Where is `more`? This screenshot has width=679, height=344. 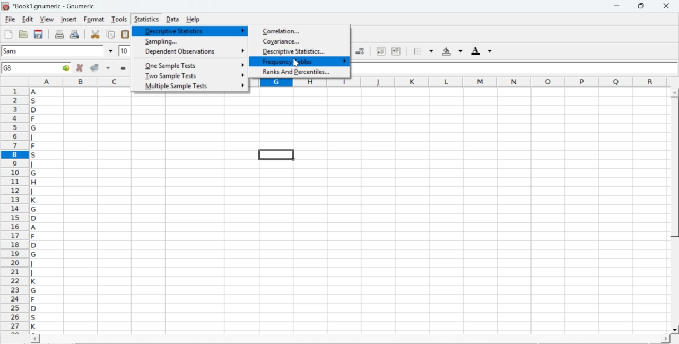 more is located at coordinates (242, 85).